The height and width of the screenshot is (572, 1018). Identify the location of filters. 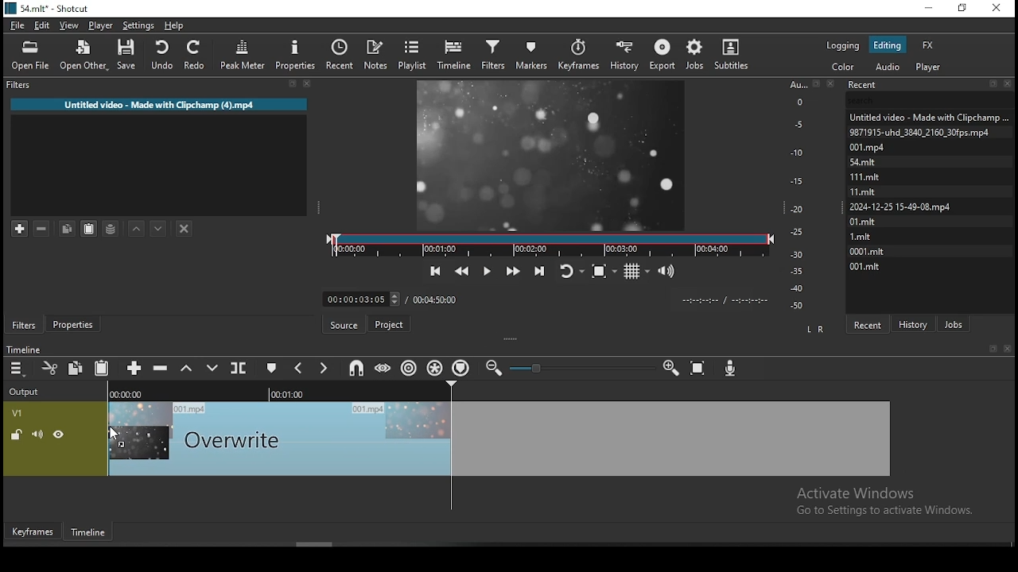
(22, 325).